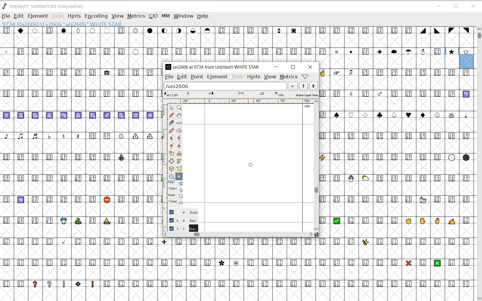  Describe the element at coordinates (74, 16) in the screenshot. I see `HINTS` at that location.